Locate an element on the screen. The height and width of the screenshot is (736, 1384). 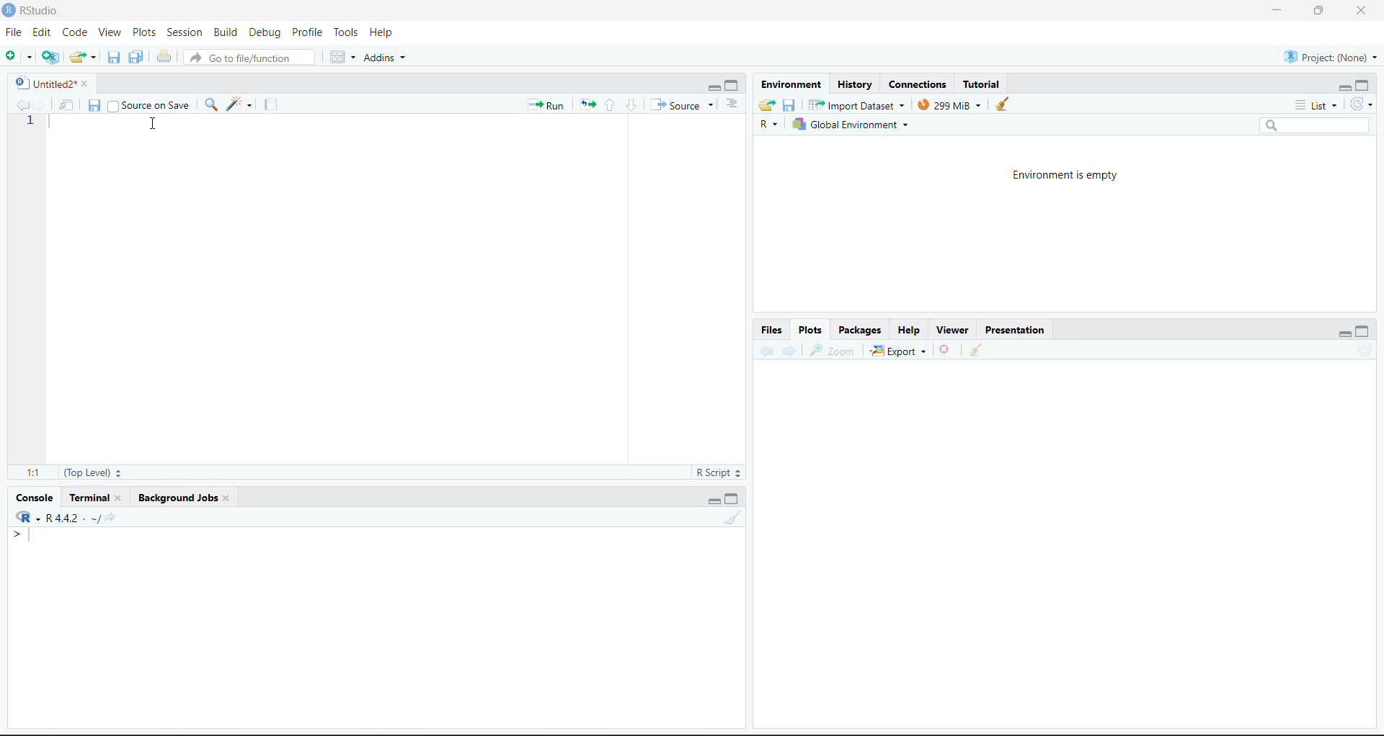
search bar is located at coordinates (1313, 125).